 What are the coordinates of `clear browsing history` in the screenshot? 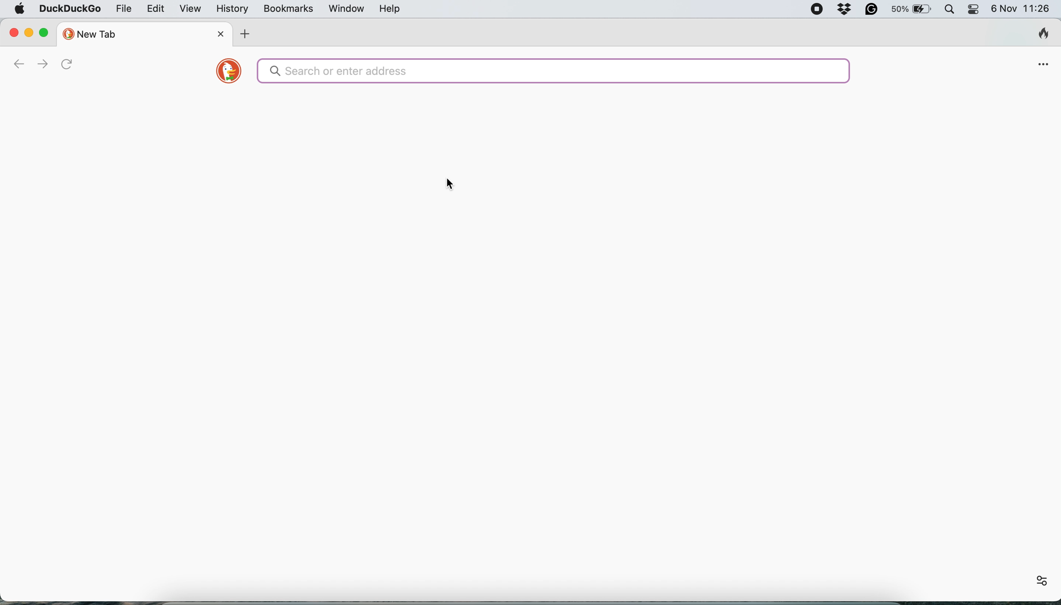 It's located at (1047, 35).